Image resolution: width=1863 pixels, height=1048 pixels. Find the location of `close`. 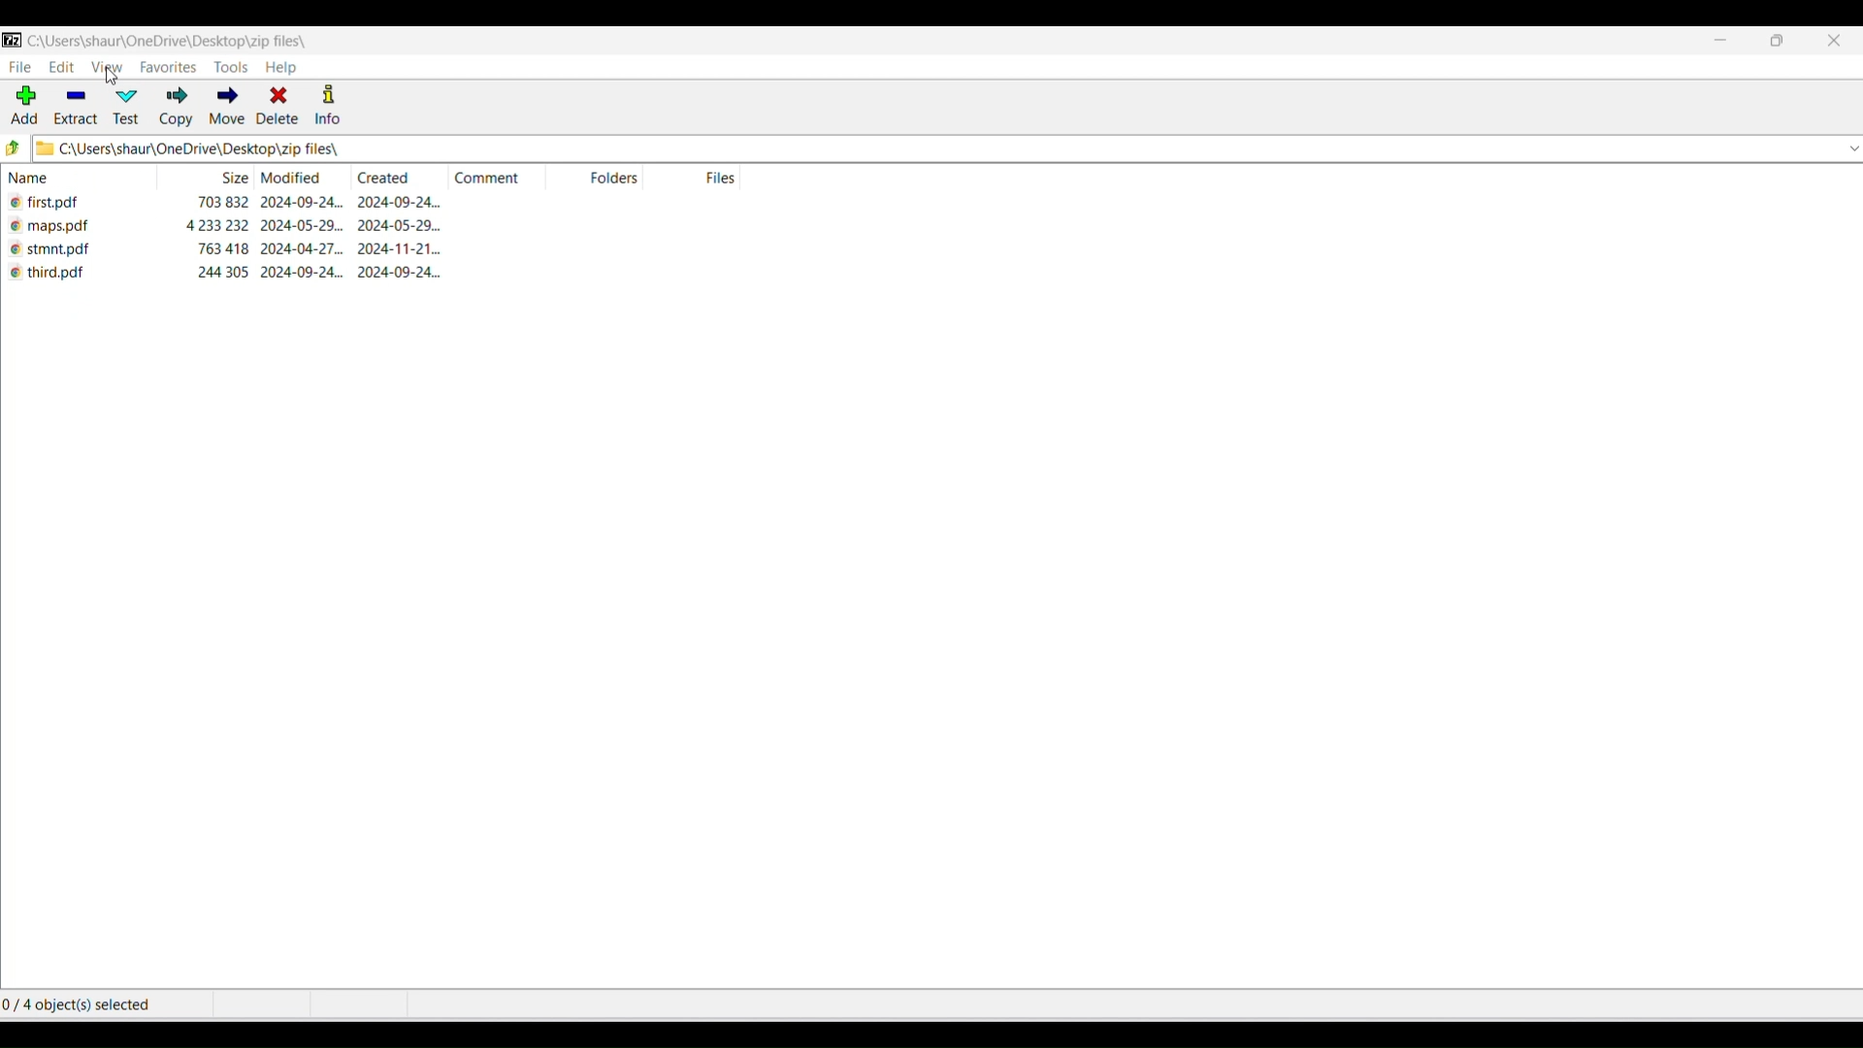

close is located at coordinates (1835, 44).